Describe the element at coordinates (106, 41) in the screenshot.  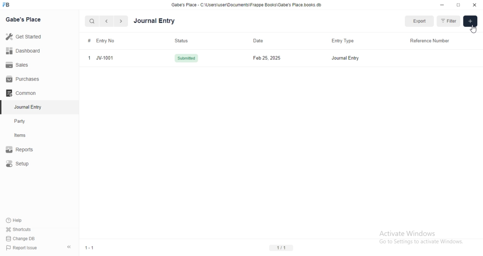
I see `Entry No` at that location.